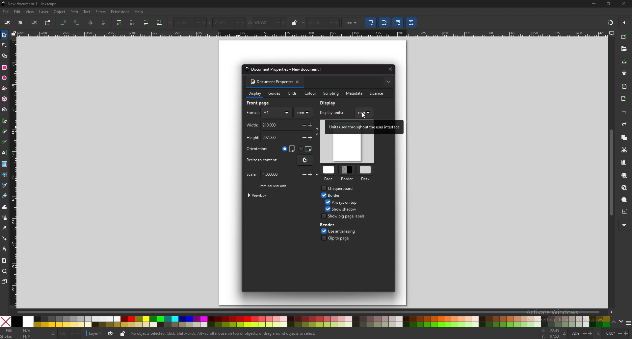 The height and width of the screenshot is (339, 632). Describe the element at coordinates (4, 131) in the screenshot. I see `pencil` at that location.